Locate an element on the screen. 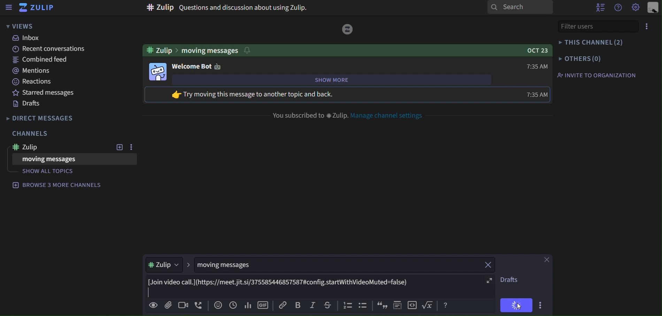 The width and height of the screenshot is (662, 316). inbox is located at coordinates (29, 39).